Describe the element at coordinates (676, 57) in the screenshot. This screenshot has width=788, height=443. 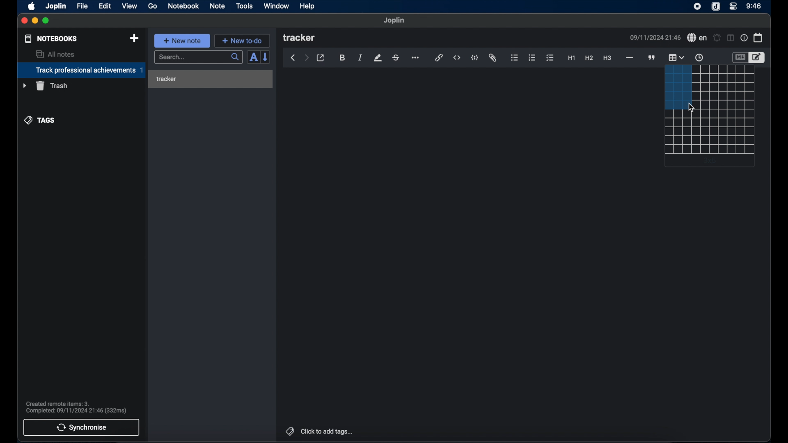
I see `table` at that location.